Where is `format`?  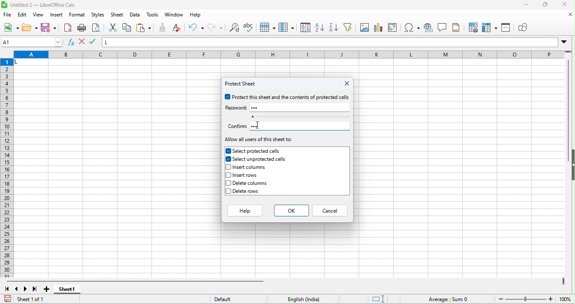 format is located at coordinates (78, 16).